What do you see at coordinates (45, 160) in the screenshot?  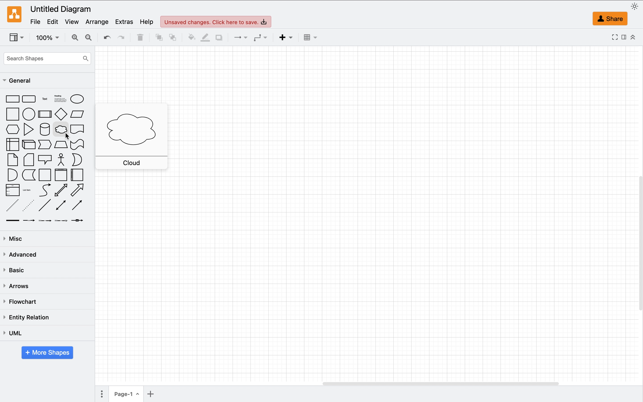 I see `callout` at bounding box center [45, 160].